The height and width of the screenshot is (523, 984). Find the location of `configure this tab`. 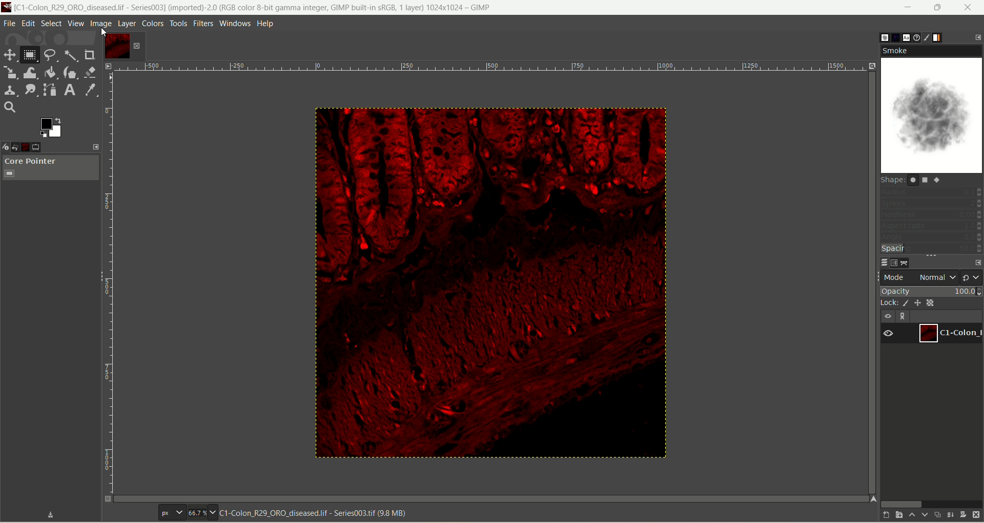

configure this tab is located at coordinates (977, 37).